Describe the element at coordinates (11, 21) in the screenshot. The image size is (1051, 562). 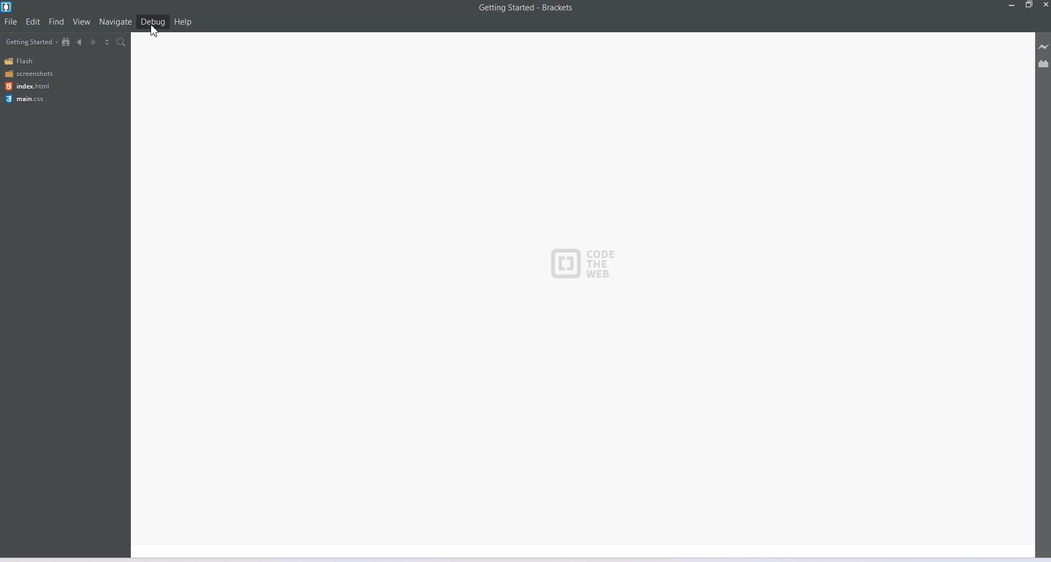
I see `File` at that location.